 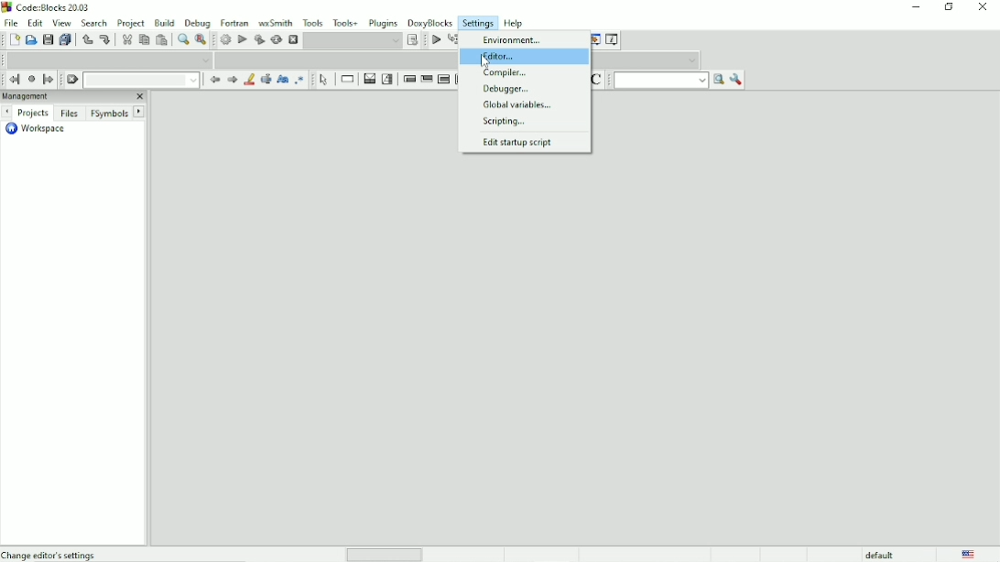 I want to click on Use regex, so click(x=303, y=80).